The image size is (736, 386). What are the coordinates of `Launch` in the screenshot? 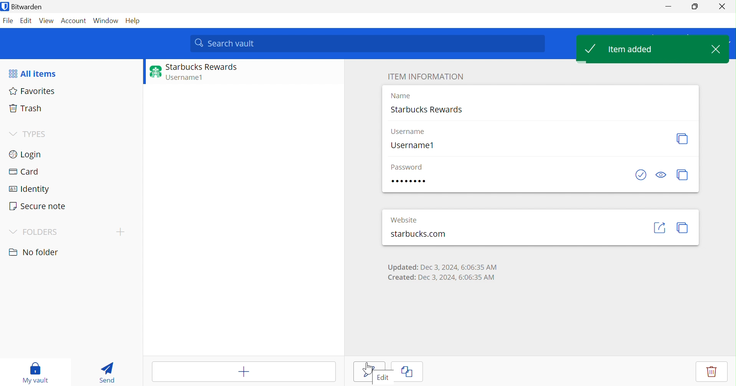 It's located at (660, 229).